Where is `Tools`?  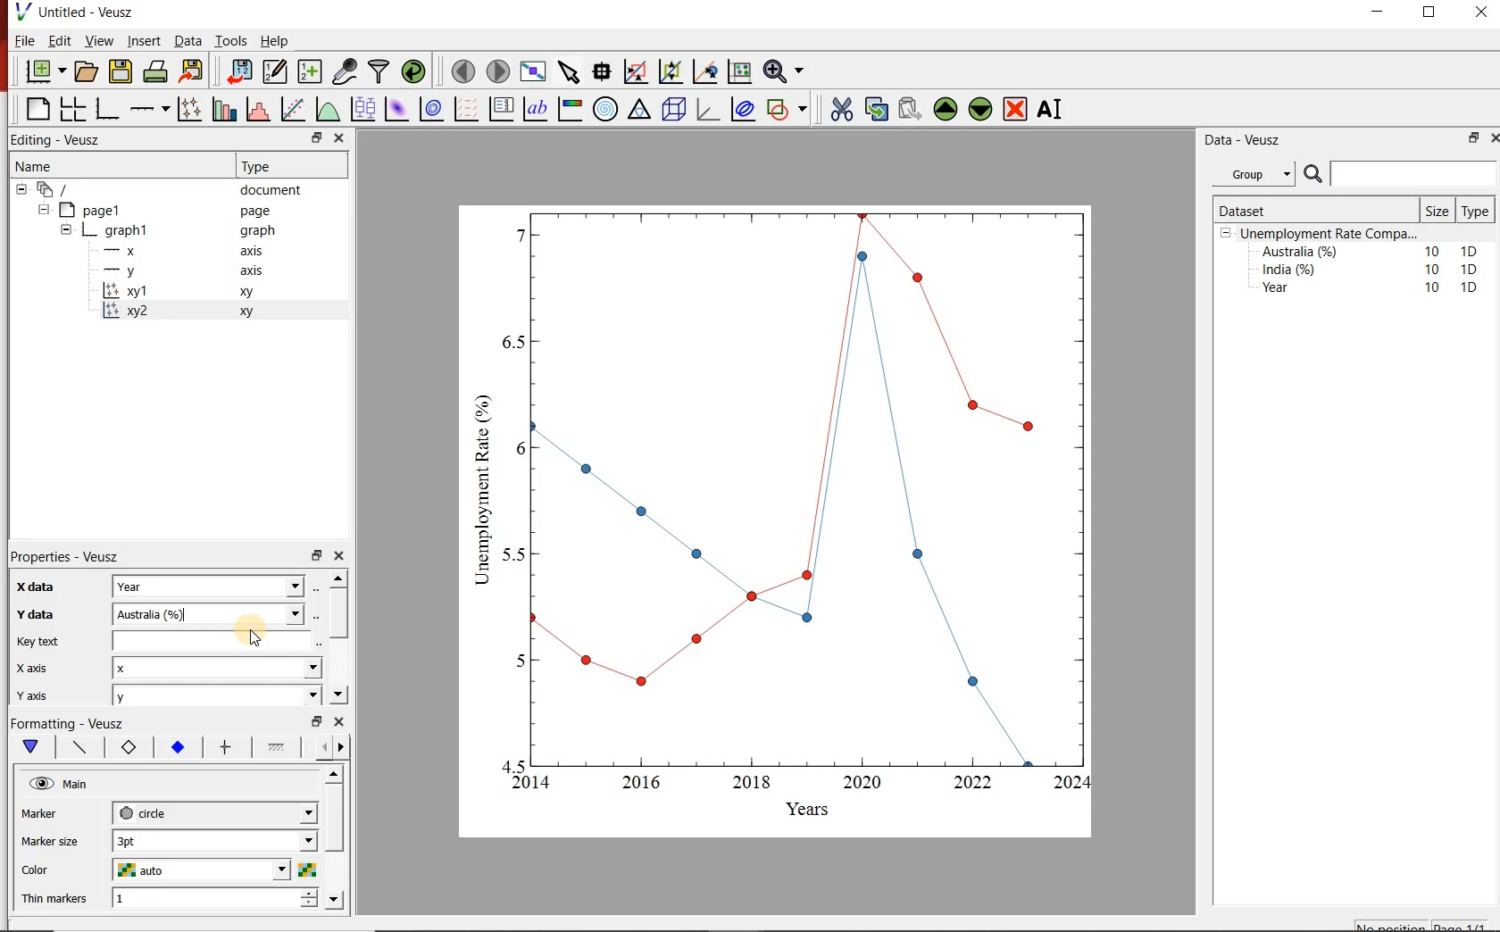
Tools is located at coordinates (232, 40).